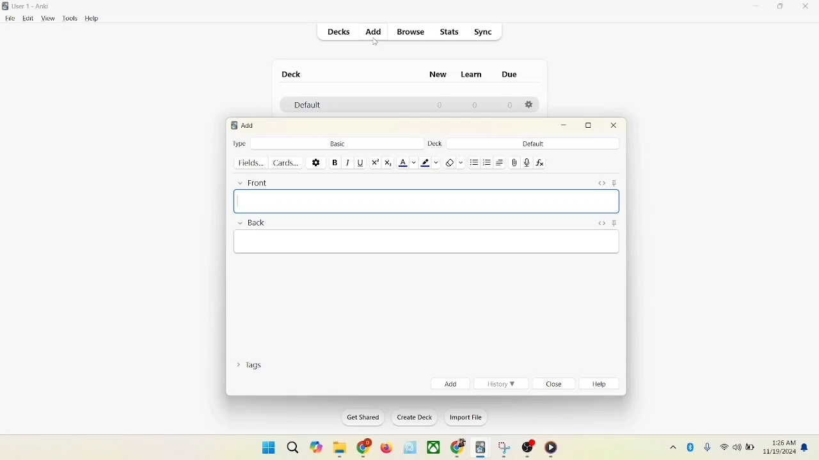 The width and height of the screenshot is (819, 460). Describe the element at coordinates (289, 163) in the screenshot. I see `cards` at that location.